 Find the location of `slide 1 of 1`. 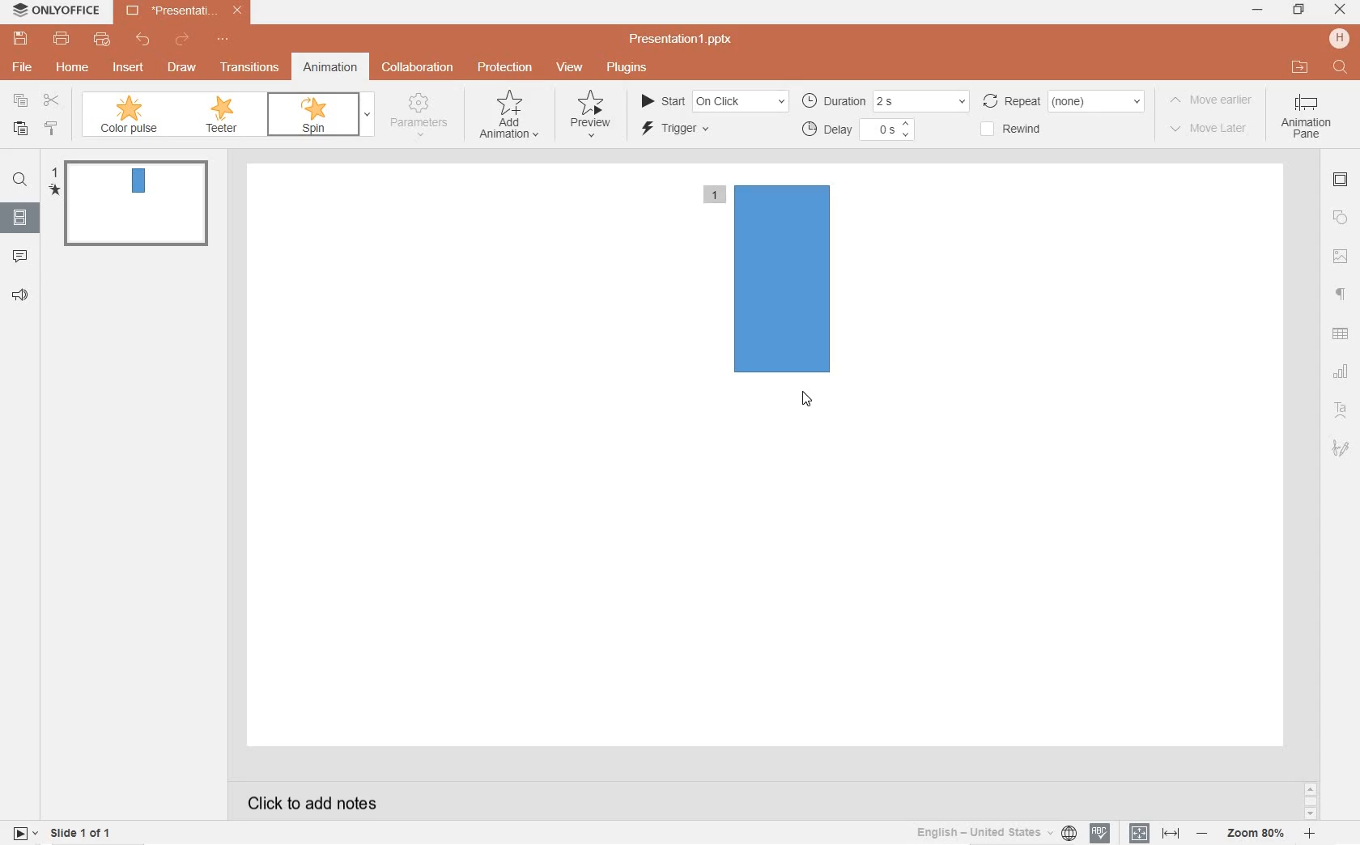

slide 1 of 1 is located at coordinates (83, 835).